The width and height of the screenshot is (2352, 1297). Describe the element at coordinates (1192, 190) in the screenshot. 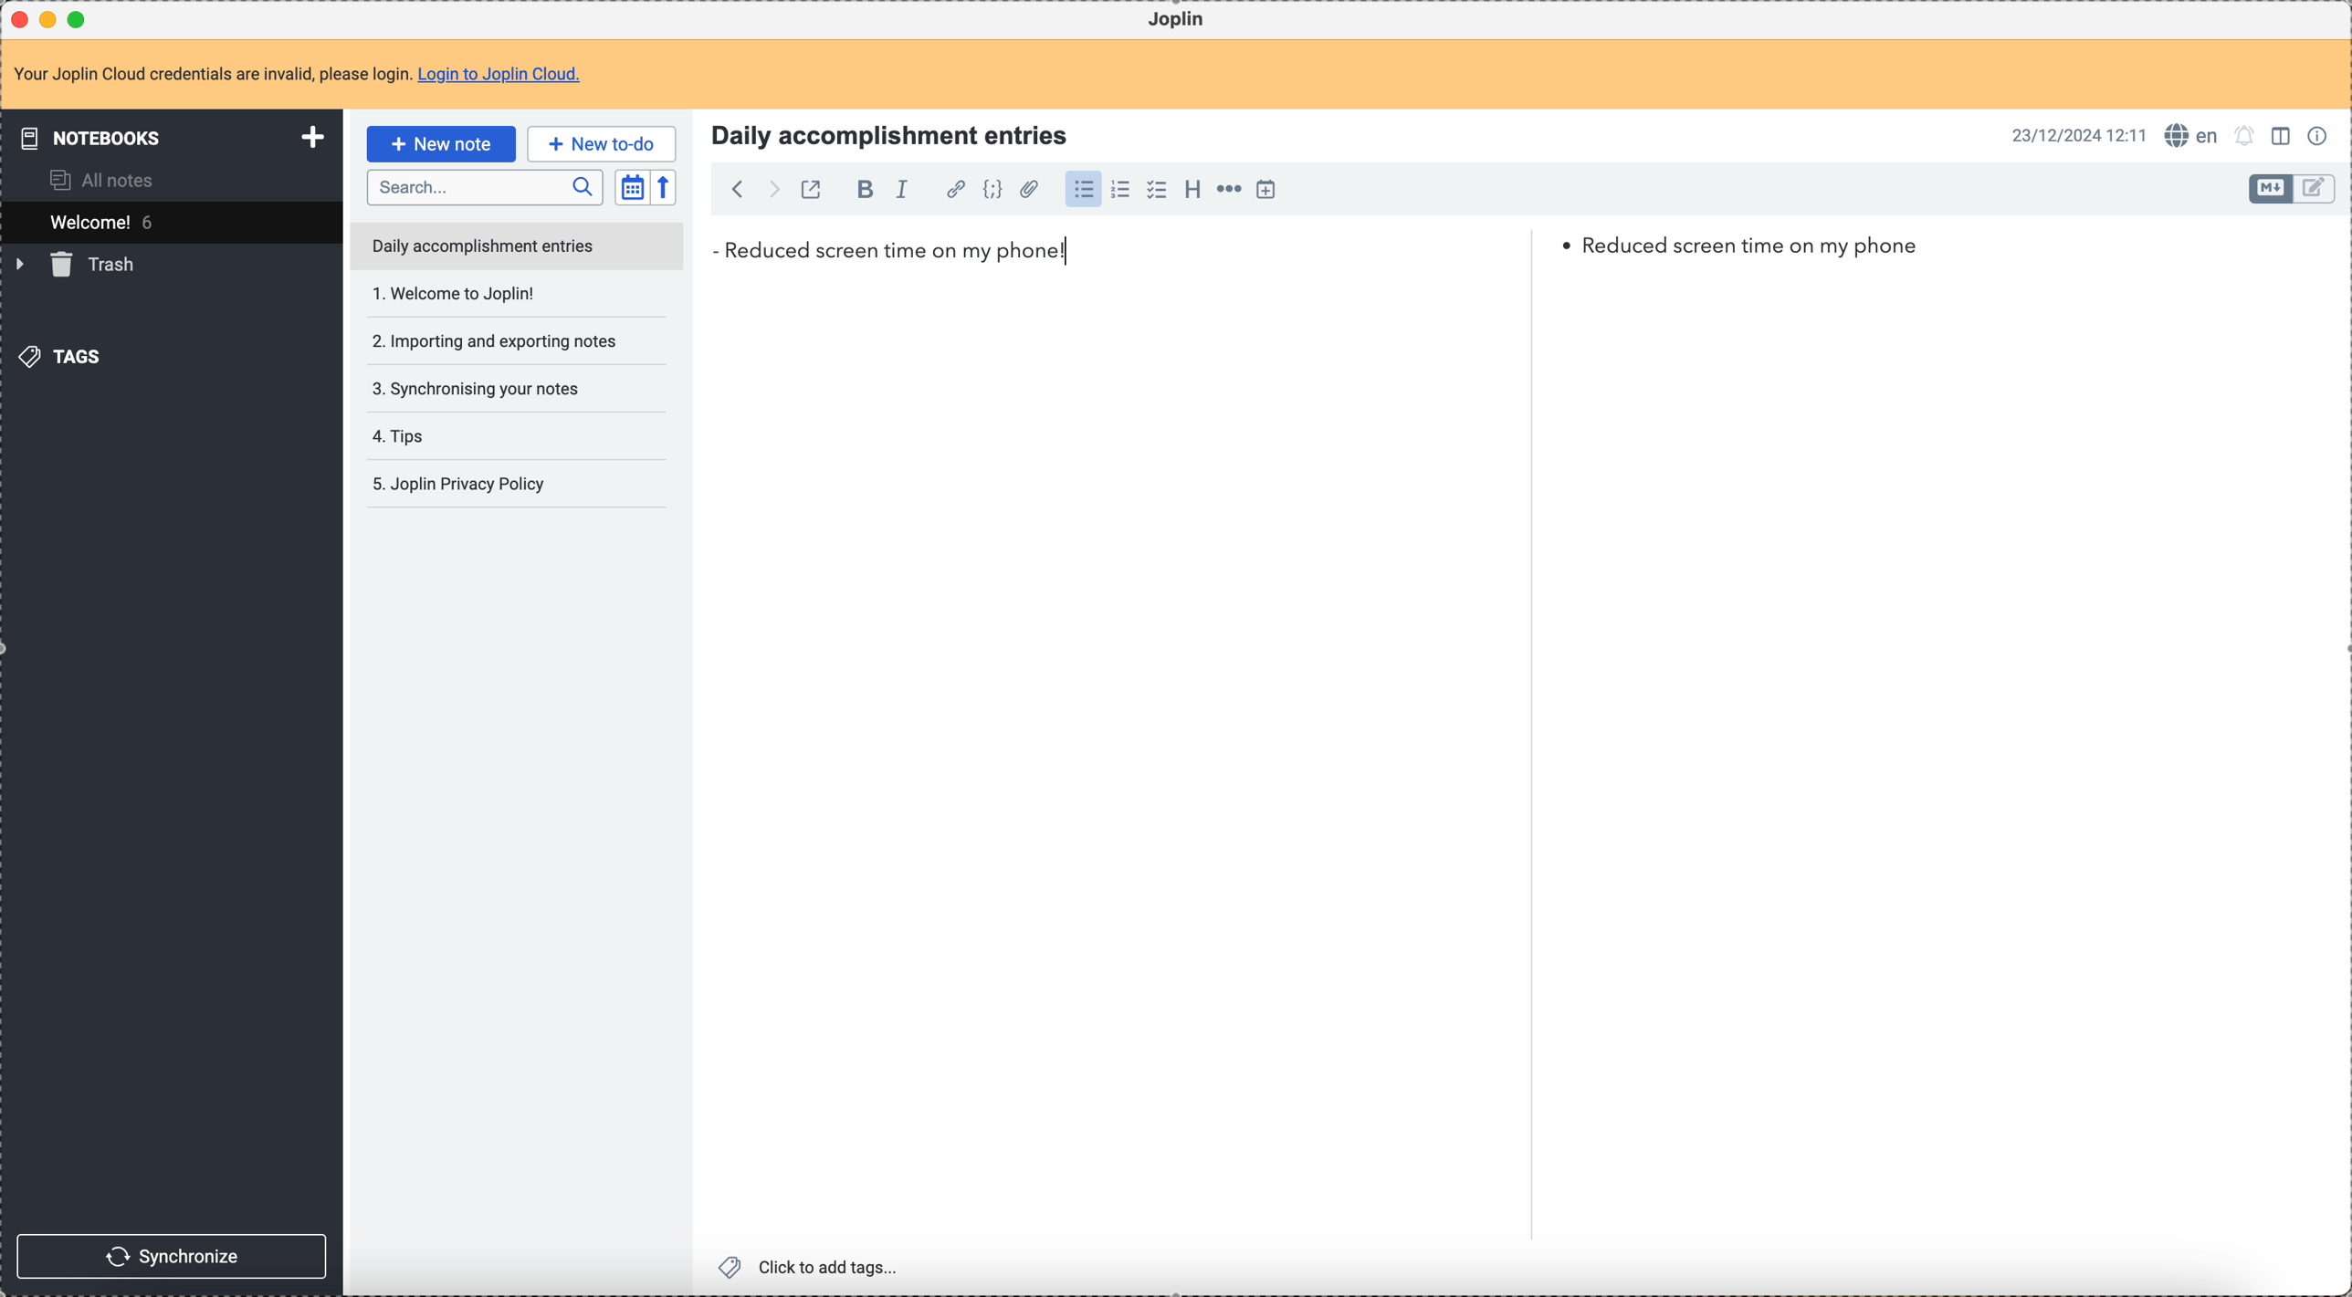

I see `heading` at that location.